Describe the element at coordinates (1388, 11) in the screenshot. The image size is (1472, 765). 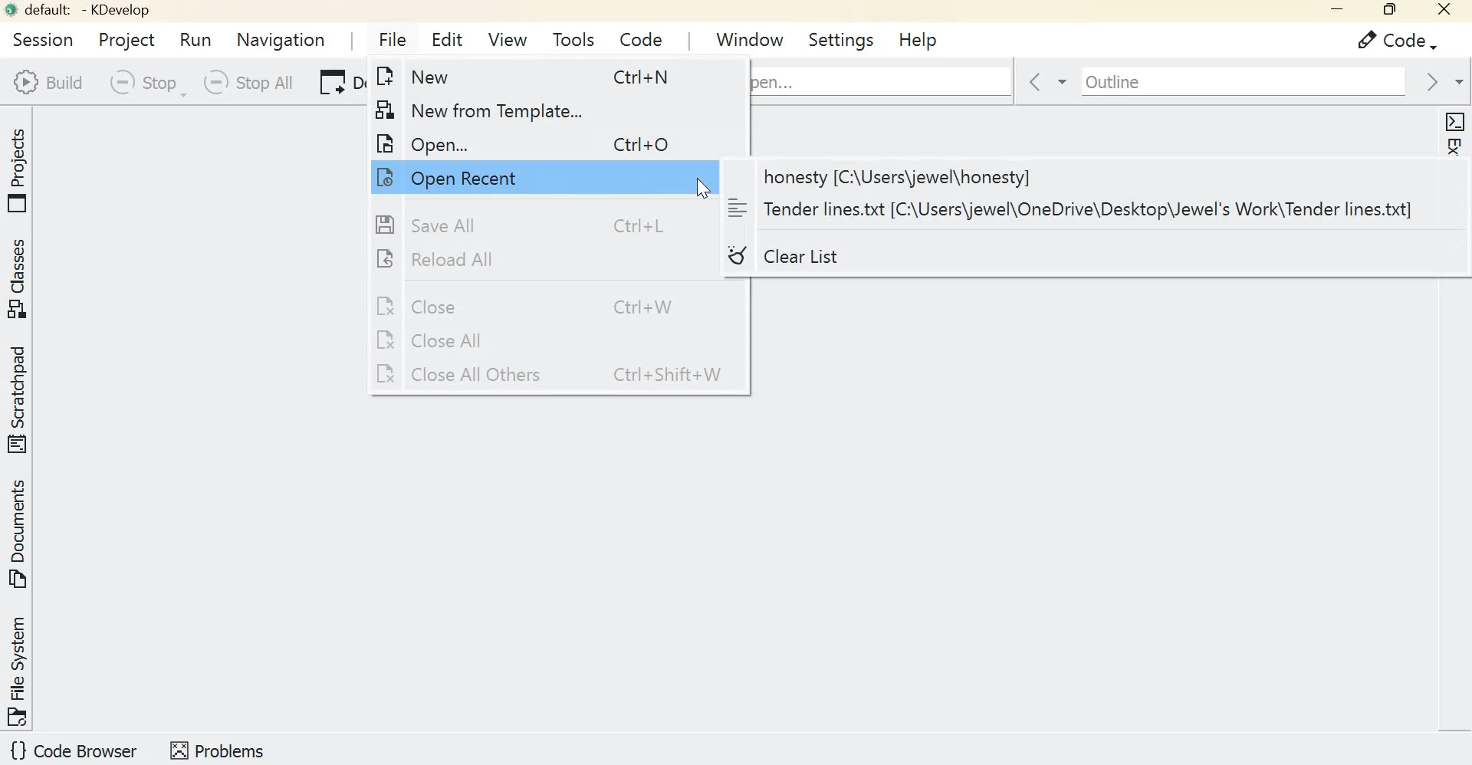
I see `Maximize` at that location.